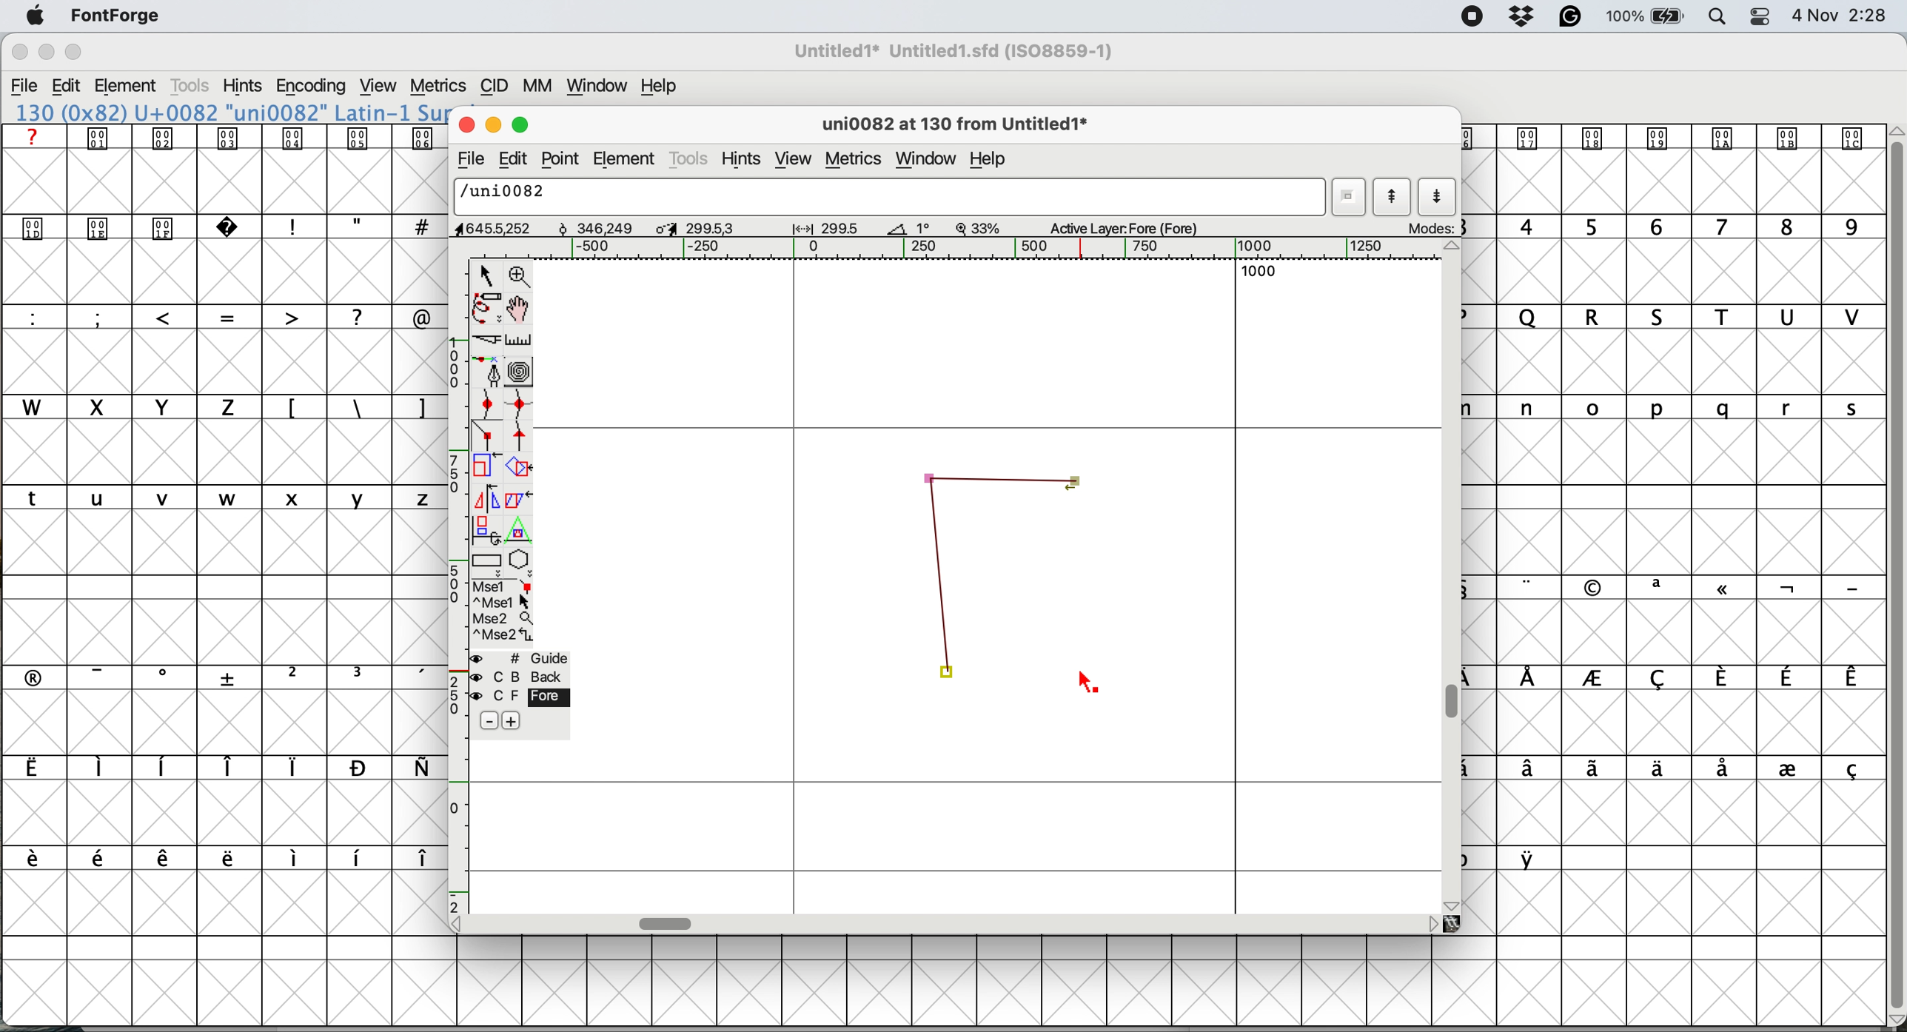 This screenshot has width=1907, height=1032. I want to click on special characters, so click(224, 316).